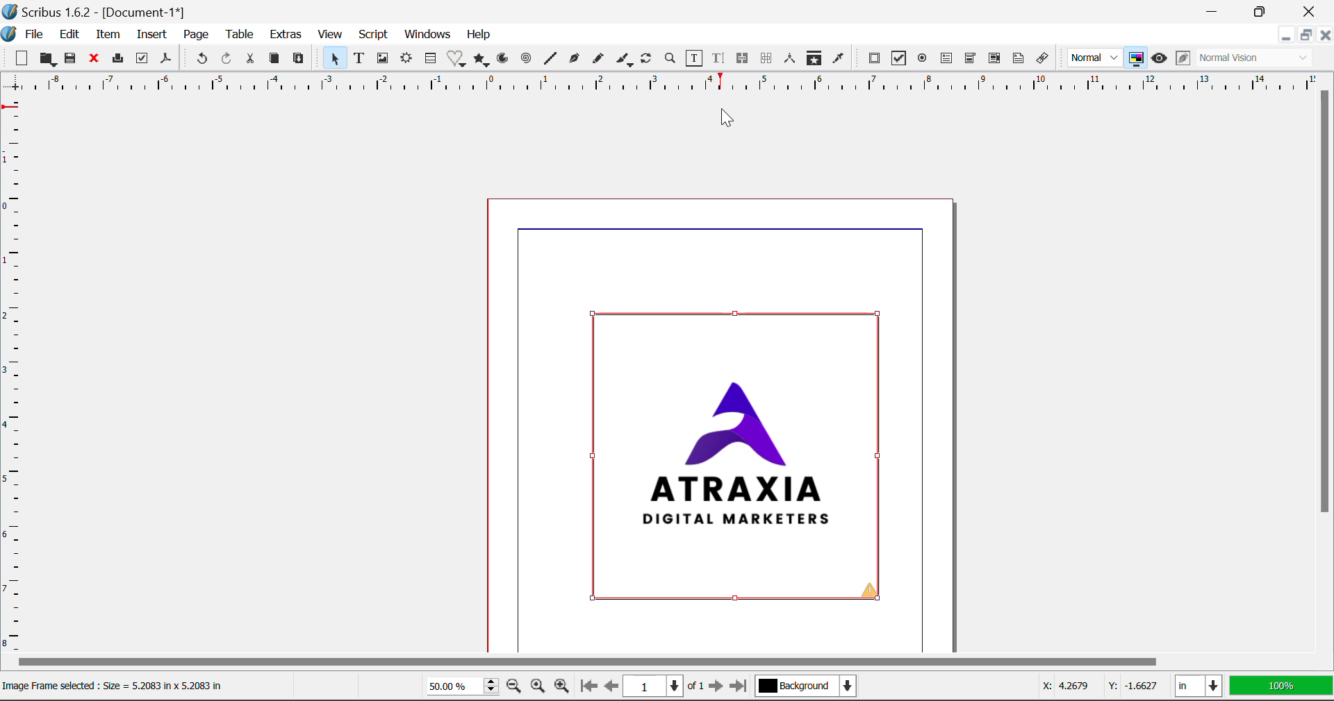 This screenshot has width=1334, height=701. I want to click on Toggle Color Management, so click(1135, 58).